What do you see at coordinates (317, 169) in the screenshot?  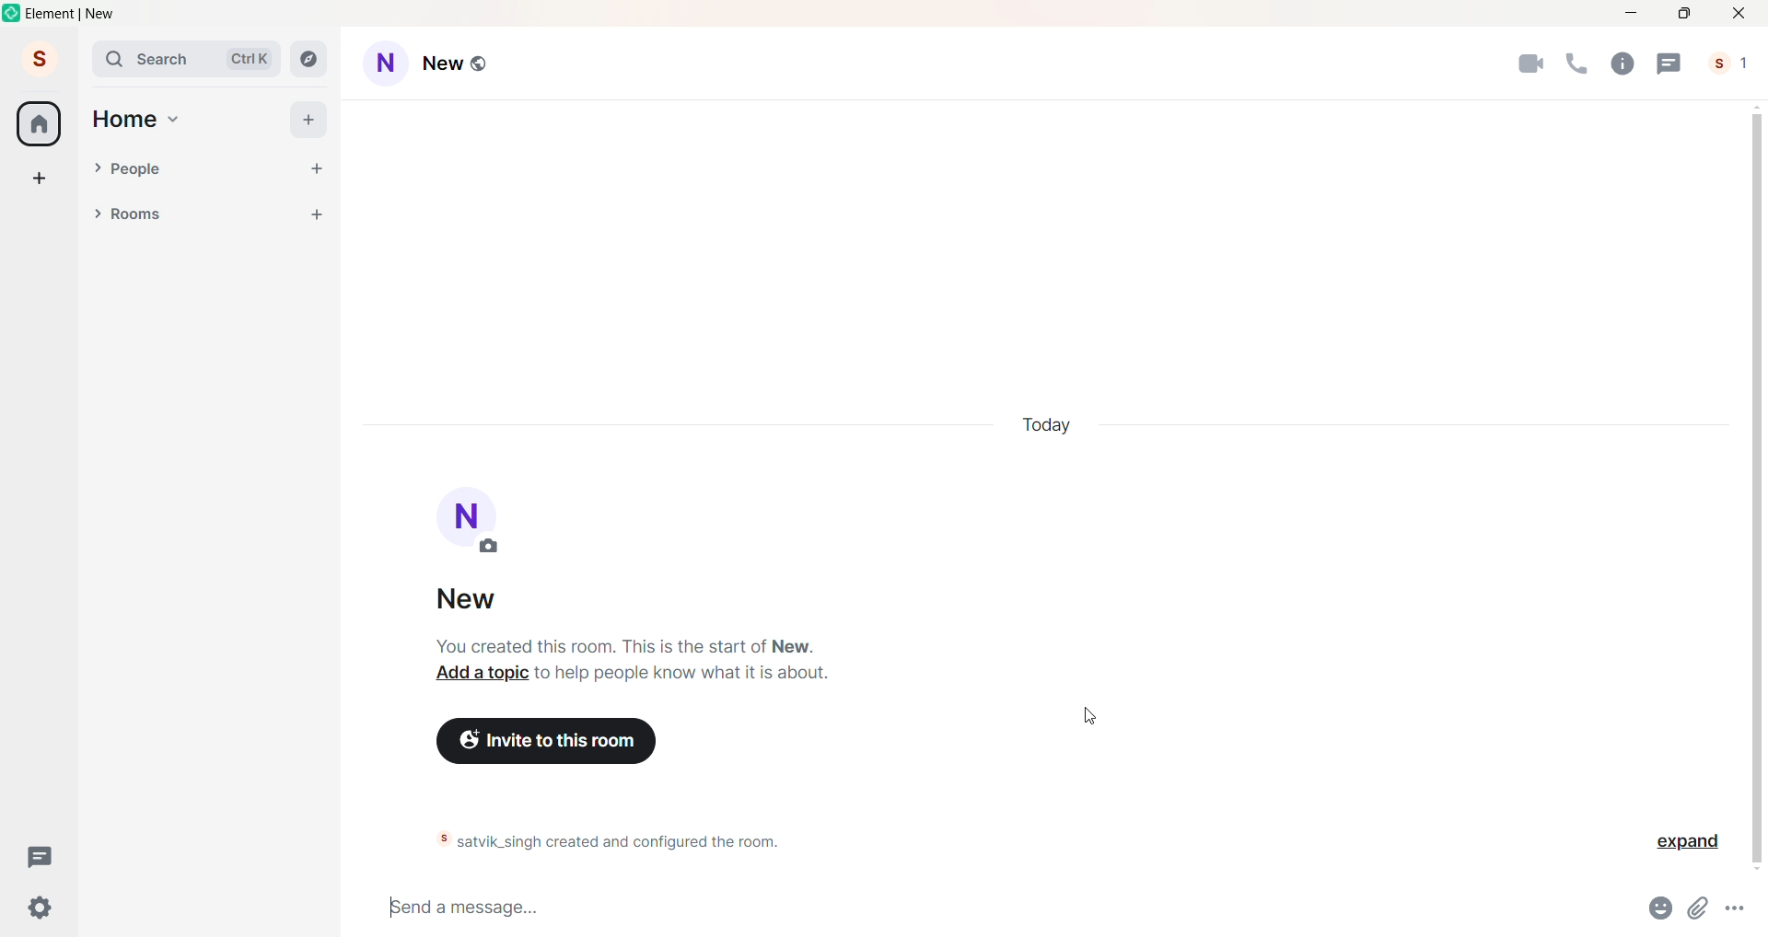 I see `Add People` at bounding box center [317, 169].